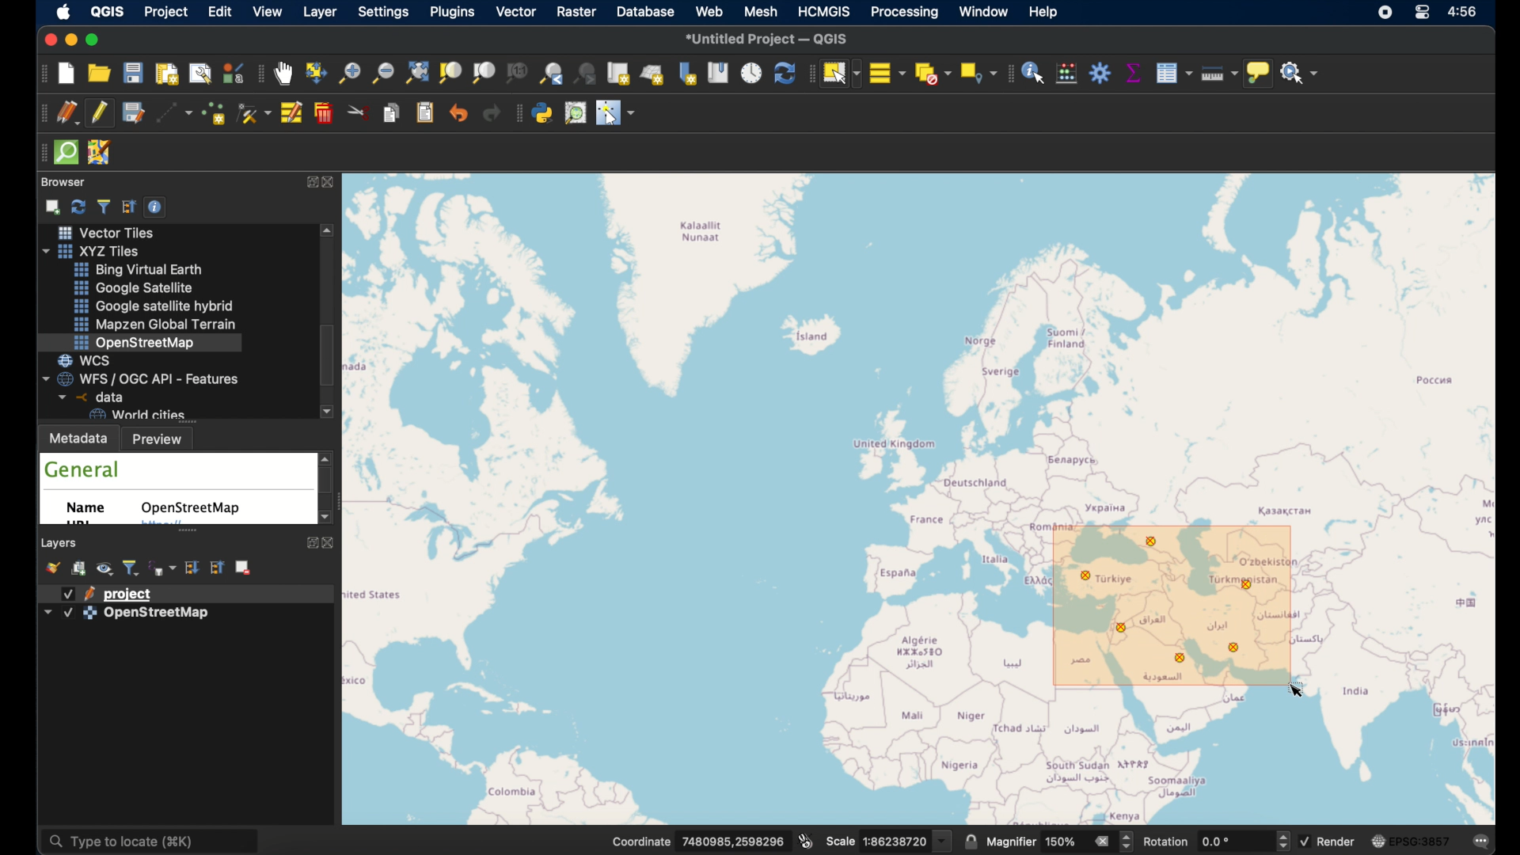 This screenshot has height=855, width=1520. I want to click on maximize, so click(97, 40).